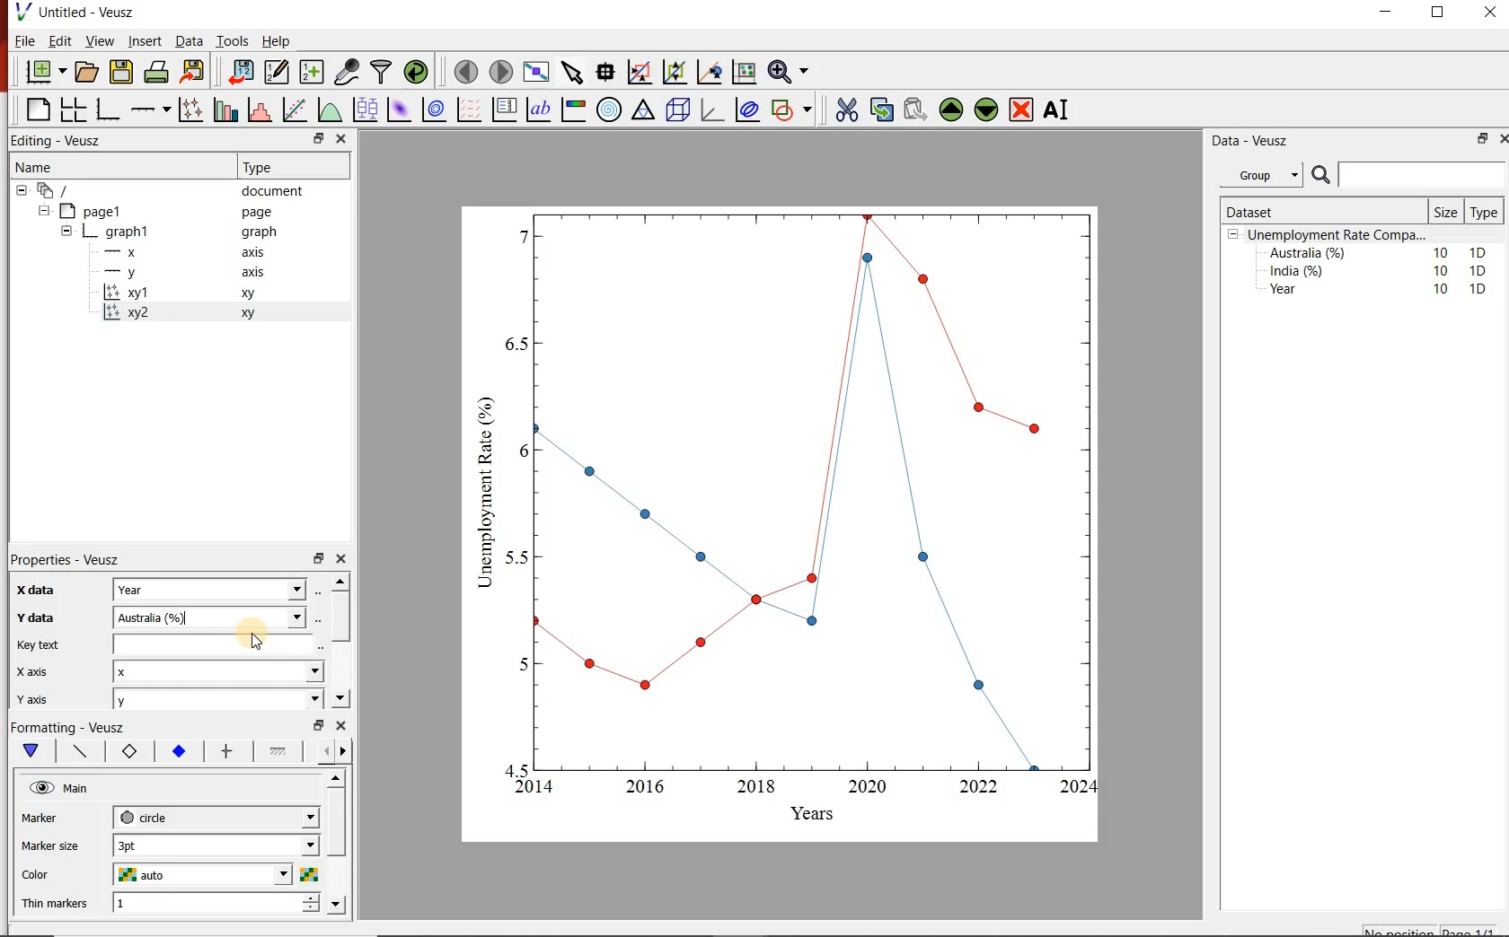 The image size is (1509, 937). Describe the element at coordinates (847, 109) in the screenshot. I see `cut the widgets` at that location.